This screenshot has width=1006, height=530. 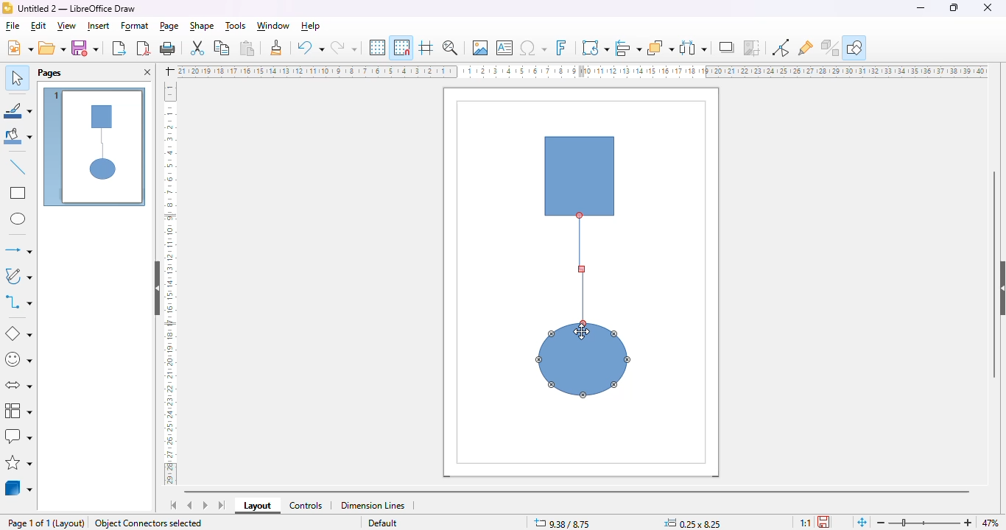 I want to click on dimension lines, so click(x=373, y=505).